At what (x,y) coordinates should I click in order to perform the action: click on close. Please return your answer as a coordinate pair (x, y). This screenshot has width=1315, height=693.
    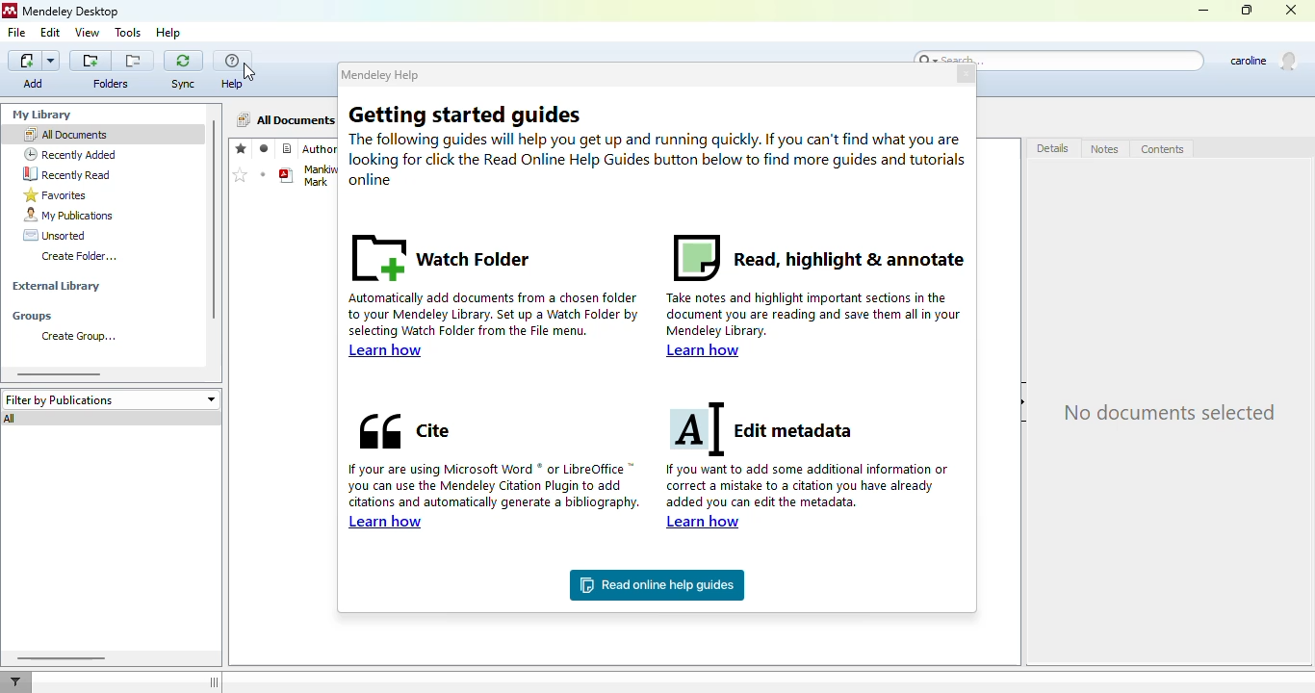
    Looking at the image, I should click on (967, 74).